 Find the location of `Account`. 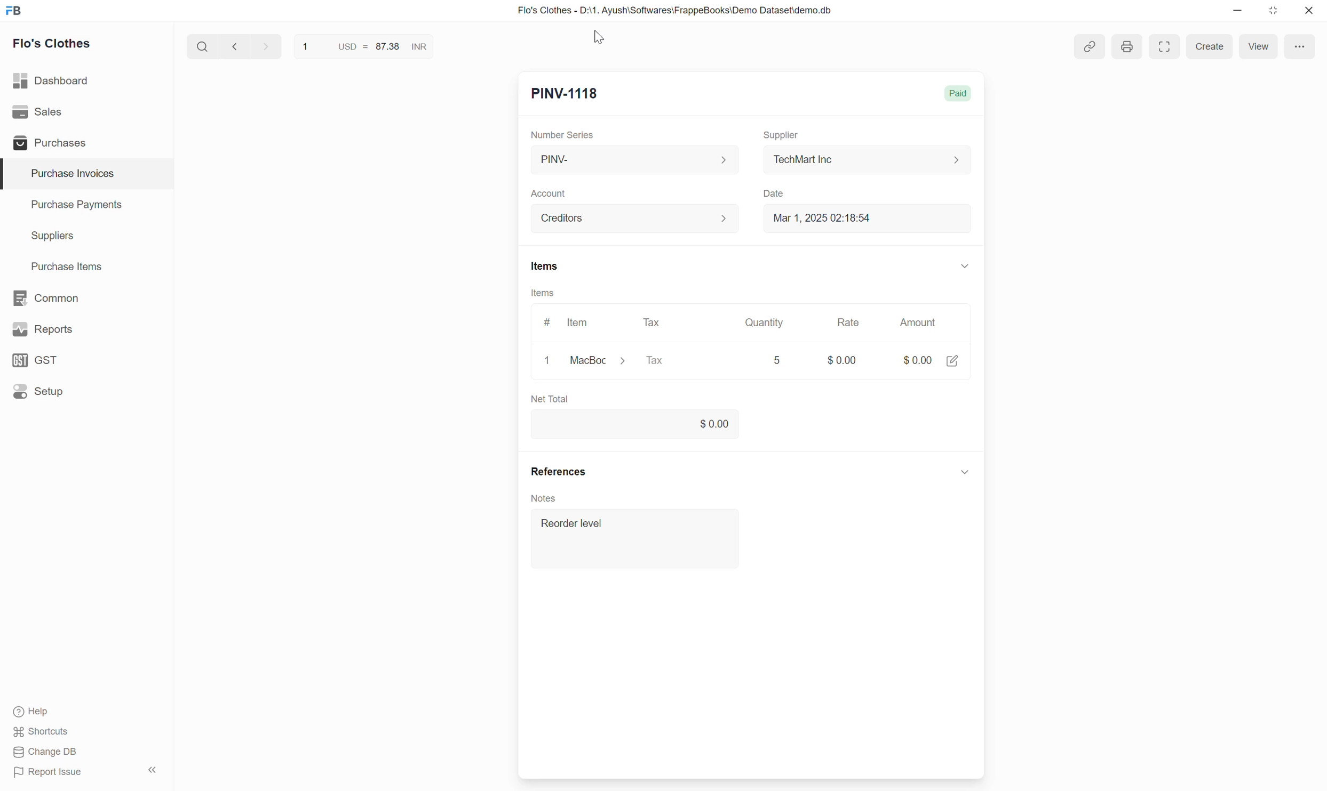

Account is located at coordinates (548, 194).